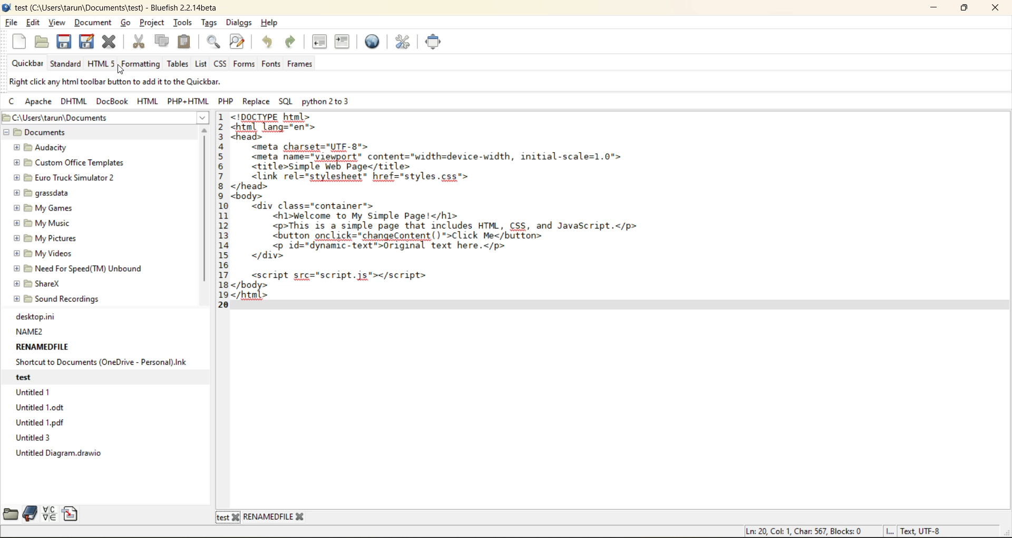 The width and height of the screenshot is (1012, 538). I want to click on desktop.ini, so click(33, 317).